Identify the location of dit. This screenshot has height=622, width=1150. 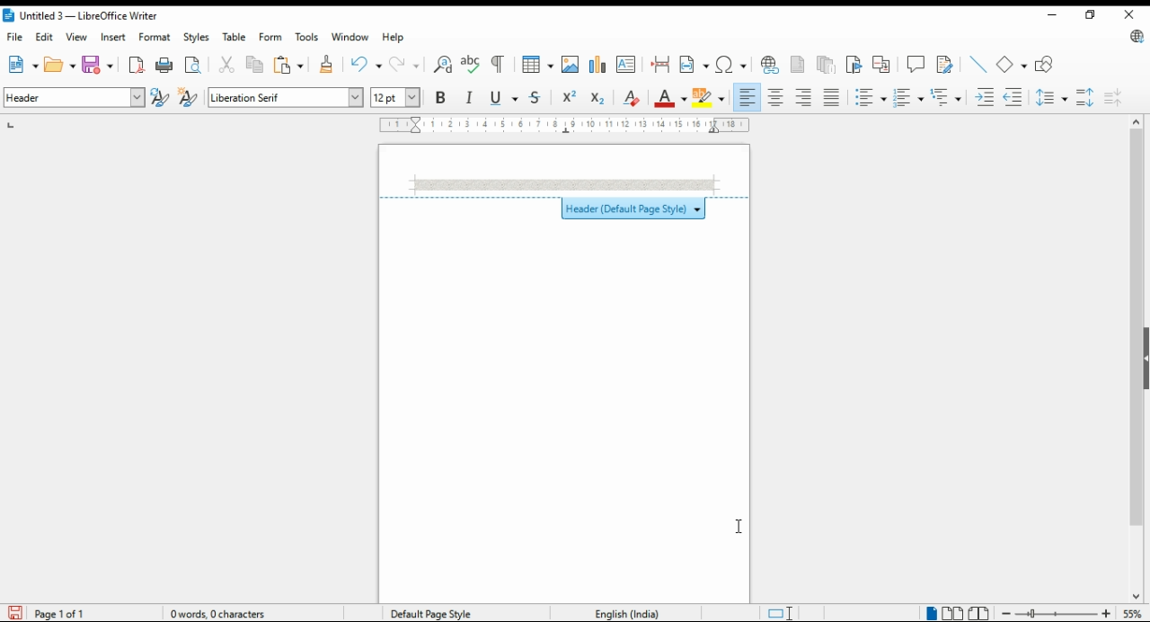
(46, 37).